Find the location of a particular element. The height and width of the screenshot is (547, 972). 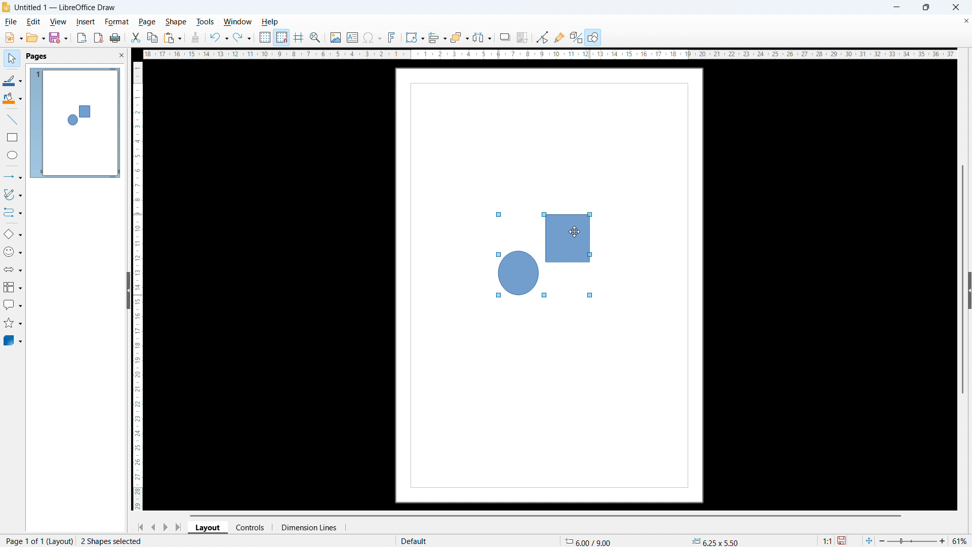

horizontal scrollbar is located at coordinates (543, 516).